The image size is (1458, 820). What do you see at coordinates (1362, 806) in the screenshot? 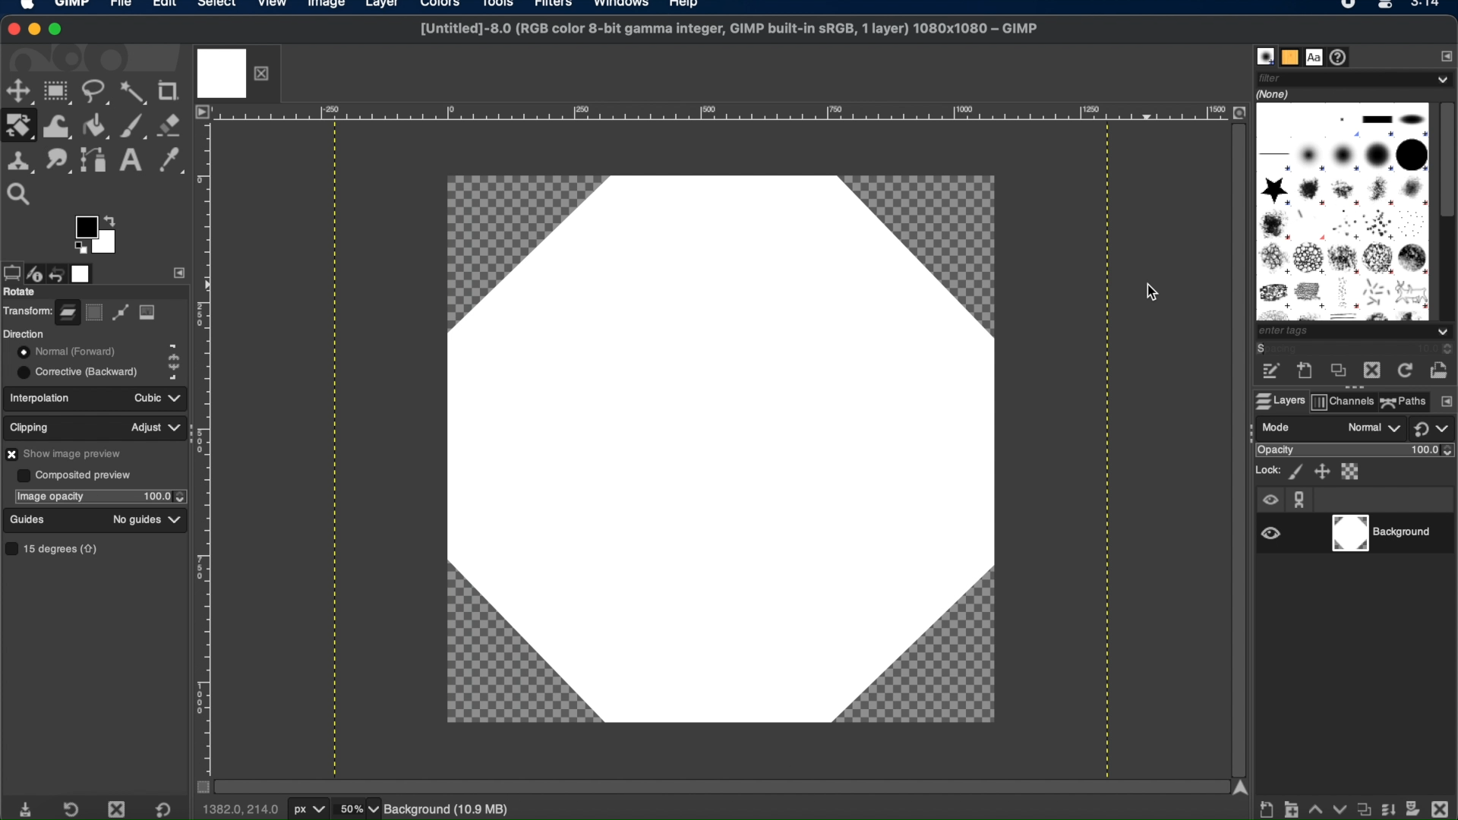
I see `duplicate properties` at bounding box center [1362, 806].